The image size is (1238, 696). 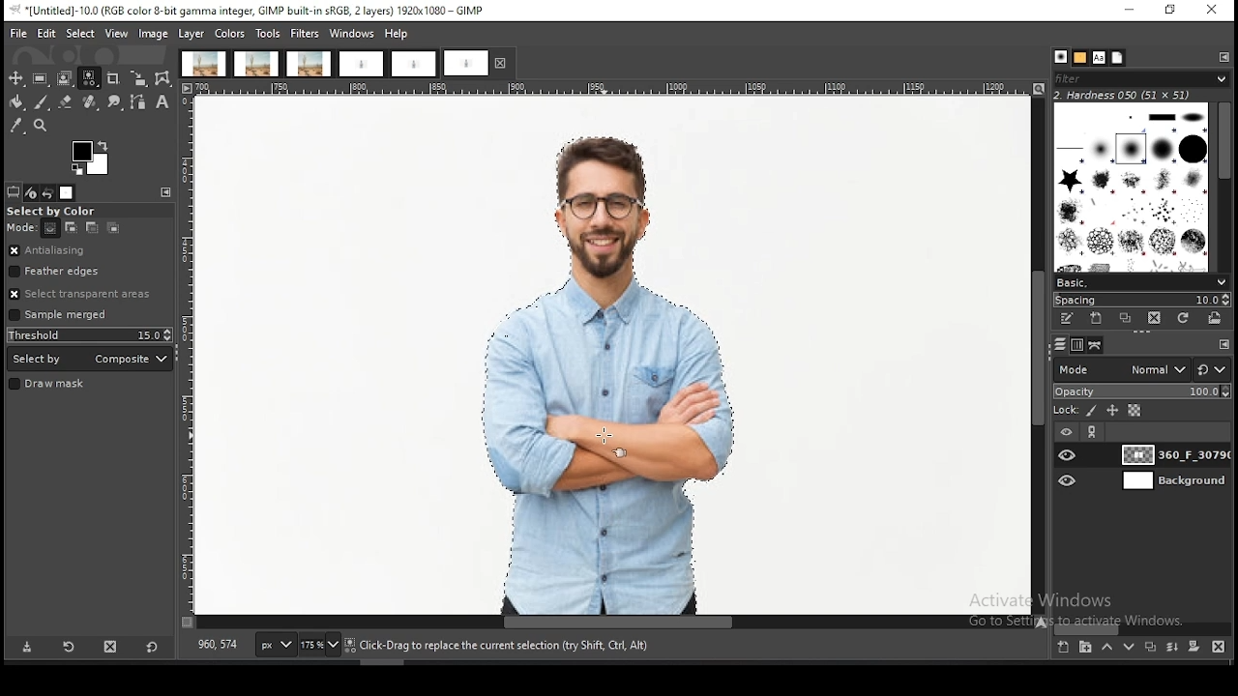 What do you see at coordinates (1127, 320) in the screenshot?
I see `duplicate brush` at bounding box center [1127, 320].